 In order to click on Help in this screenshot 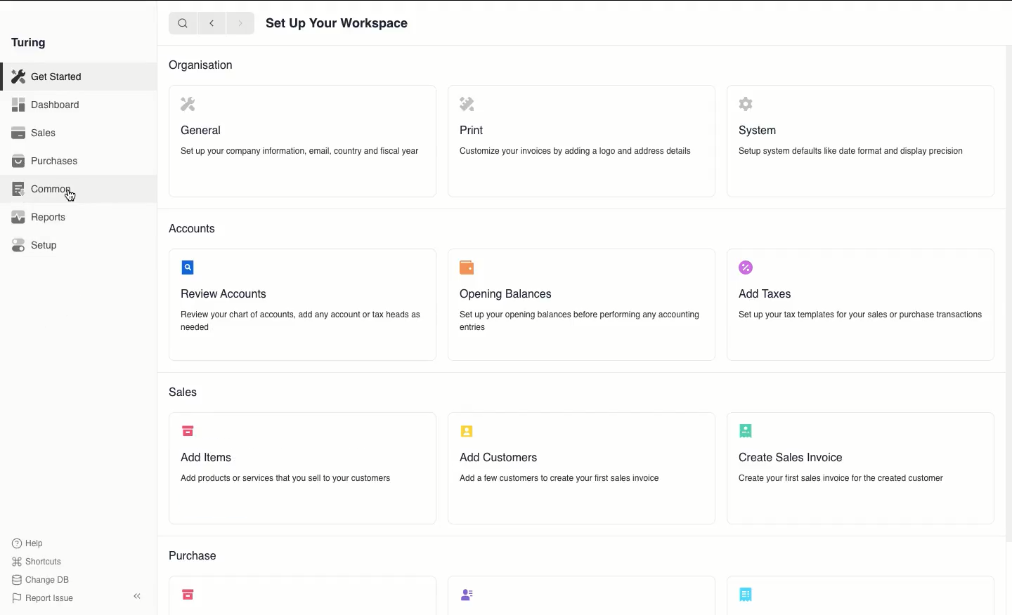, I will do `click(28, 543)`.